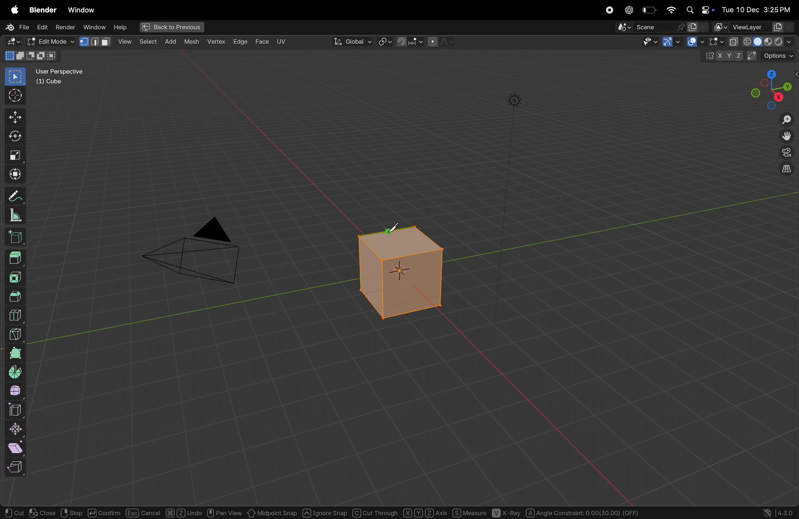 The width and height of the screenshot is (799, 519). What do you see at coordinates (184, 512) in the screenshot?
I see `Undo` at bounding box center [184, 512].